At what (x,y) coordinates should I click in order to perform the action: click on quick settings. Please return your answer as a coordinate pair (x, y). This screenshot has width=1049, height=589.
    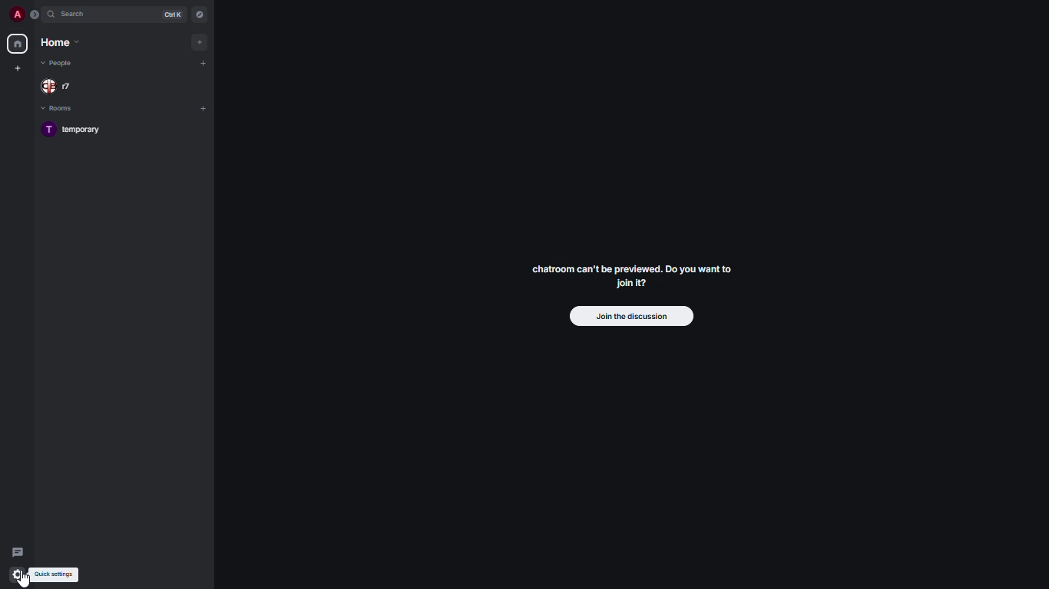
    Looking at the image, I should click on (17, 571).